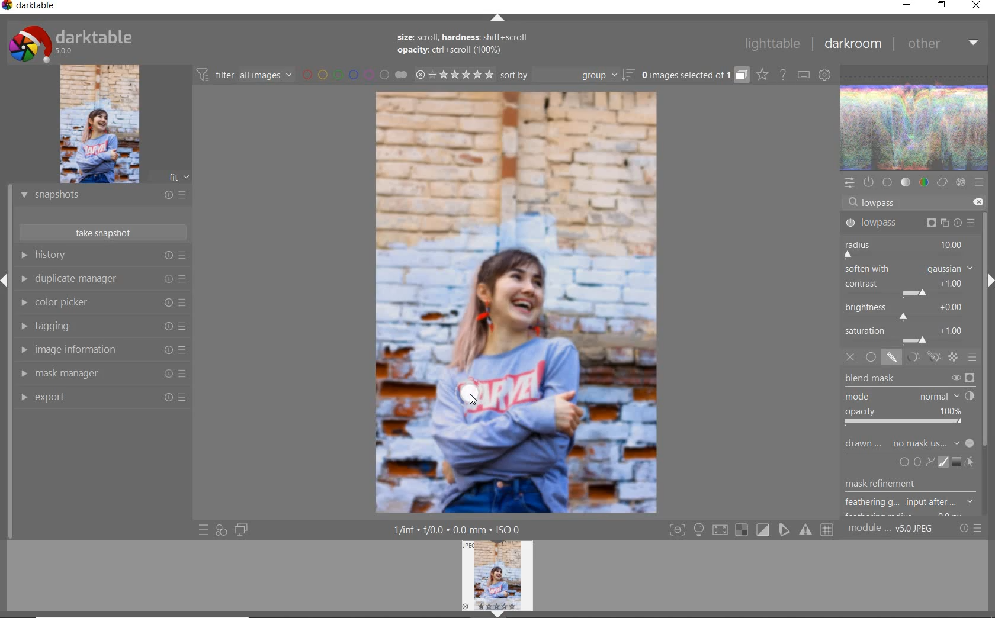  Describe the element at coordinates (906, 183) in the screenshot. I see `tone` at that location.